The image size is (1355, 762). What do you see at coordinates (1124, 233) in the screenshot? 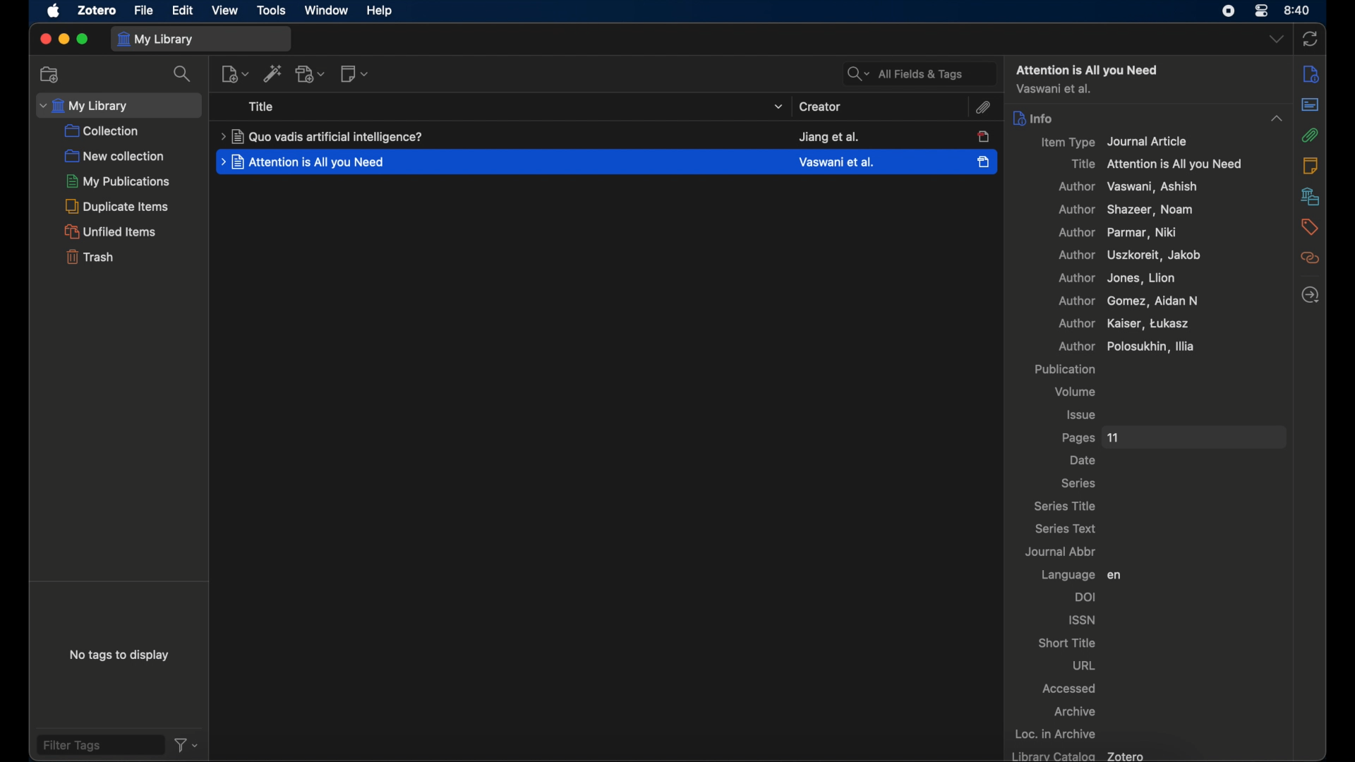
I see `author parma, niki` at bounding box center [1124, 233].